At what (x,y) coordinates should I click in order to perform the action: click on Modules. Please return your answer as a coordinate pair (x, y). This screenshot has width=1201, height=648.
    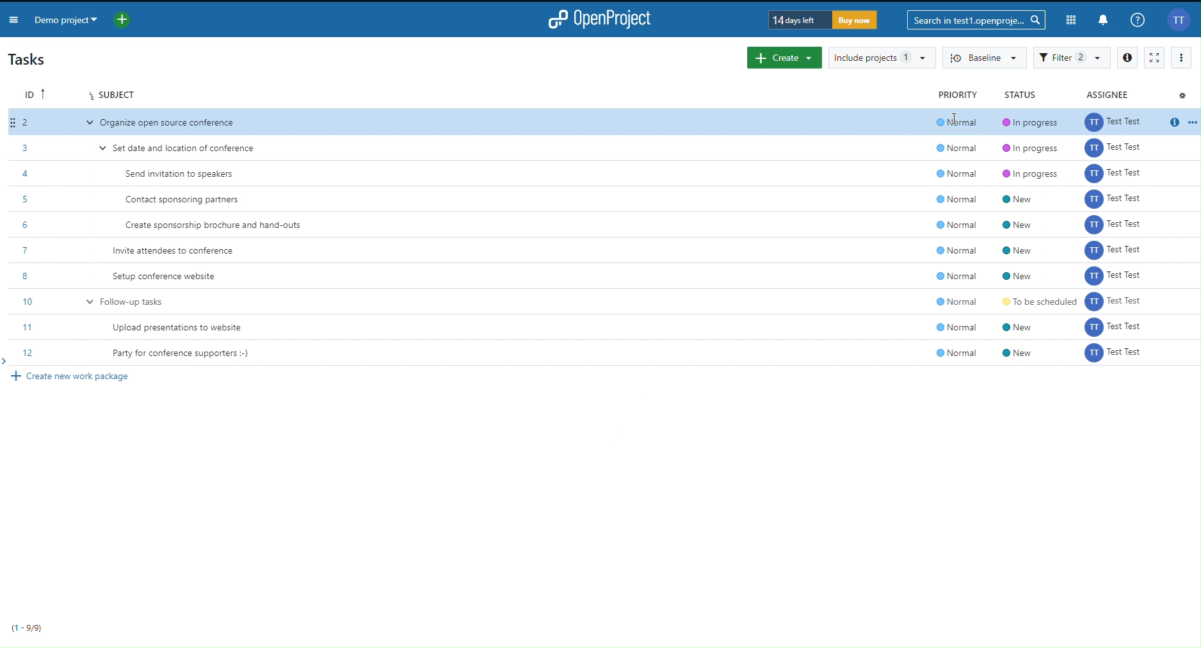
    Looking at the image, I should click on (1072, 21).